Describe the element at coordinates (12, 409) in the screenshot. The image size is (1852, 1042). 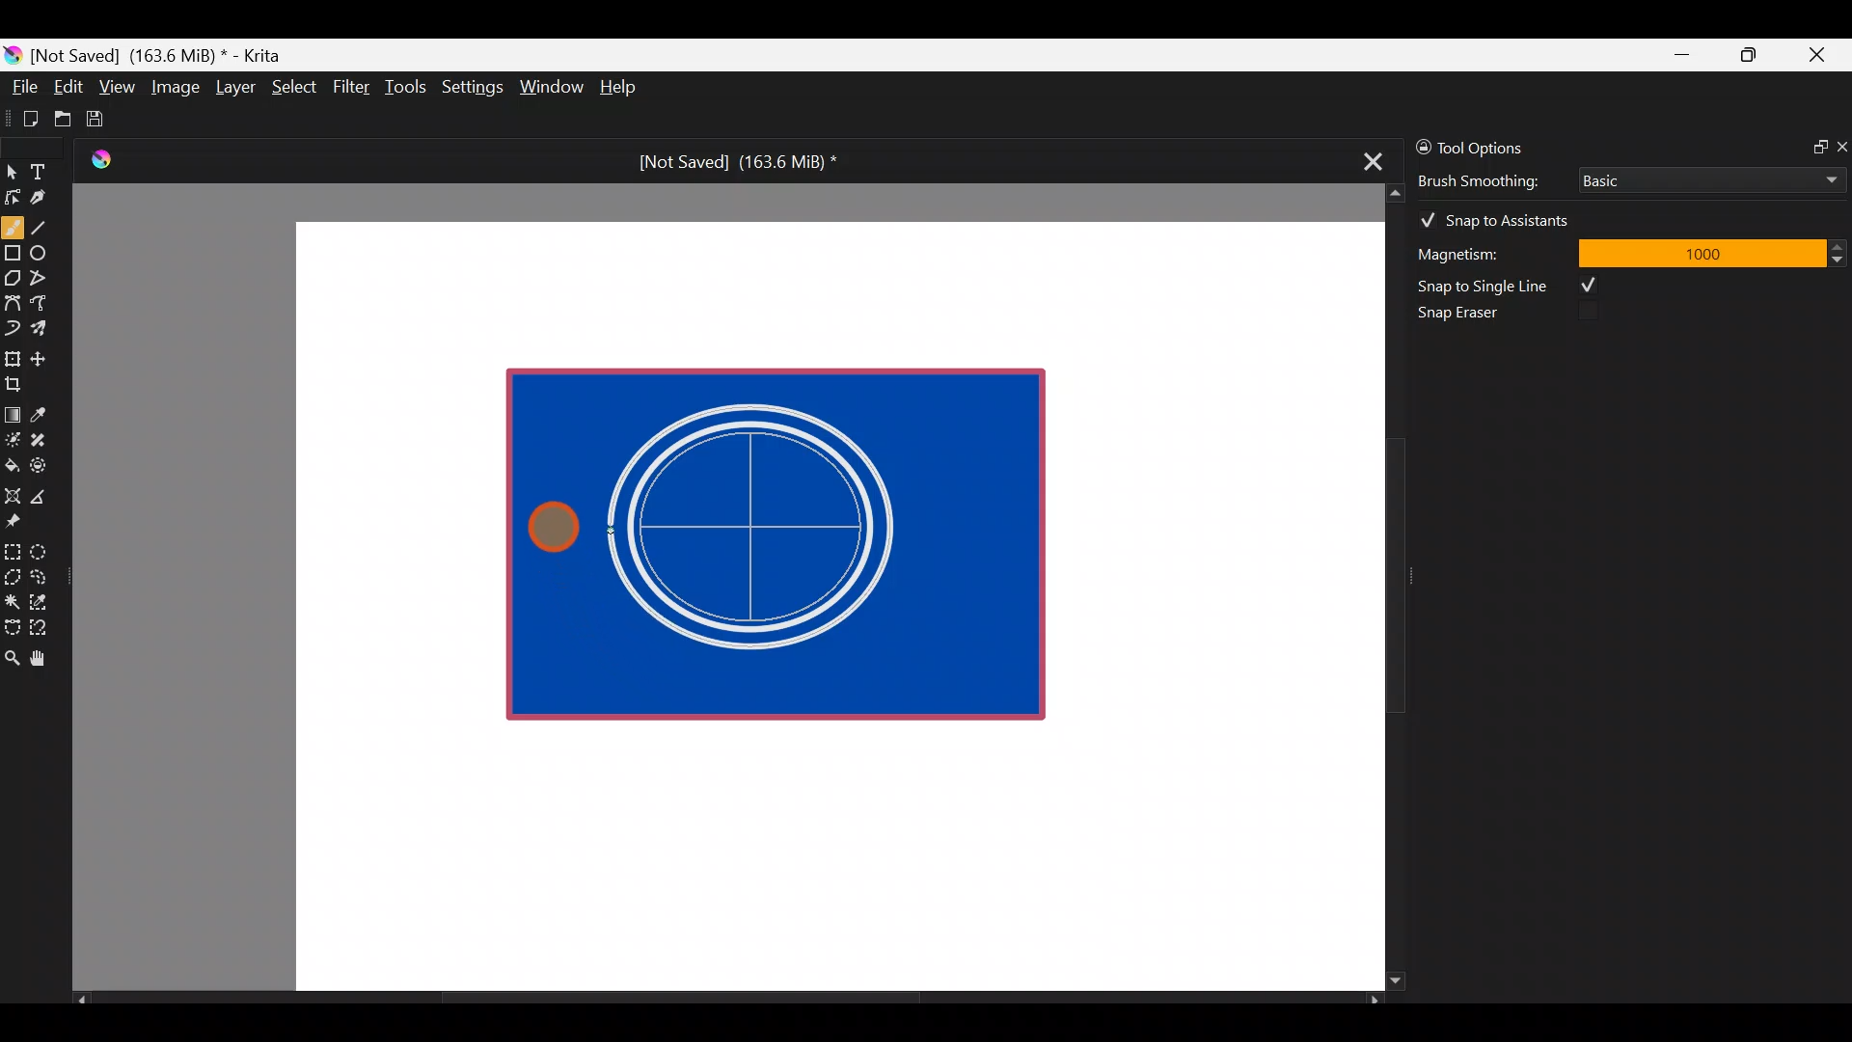
I see `Draw a gradient` at that location.